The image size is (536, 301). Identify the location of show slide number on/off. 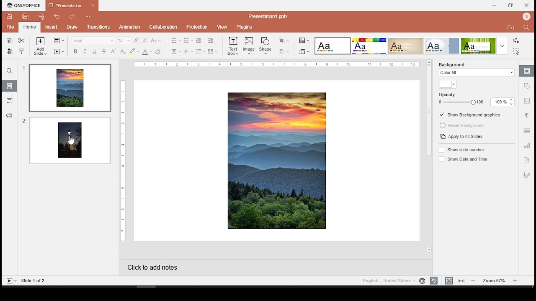
(461, 149).